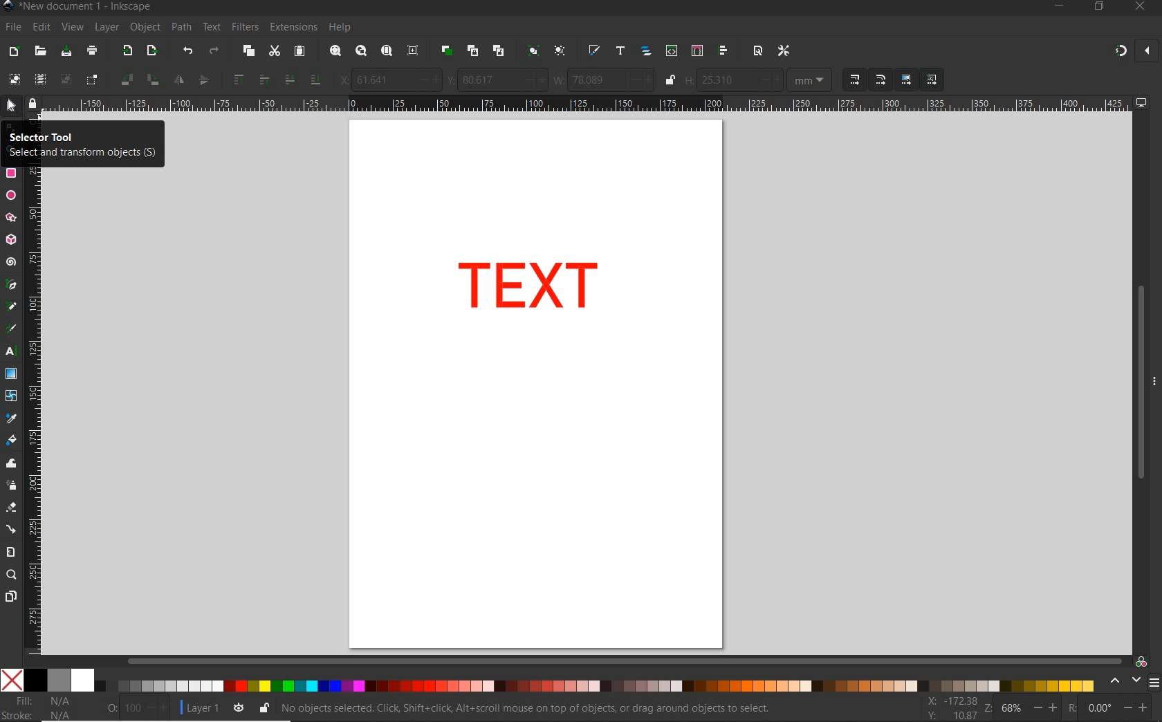  What do you see at coordinates (11, 485) in the screenshot?
I see `spray tool` at bounding box center [11, 485].